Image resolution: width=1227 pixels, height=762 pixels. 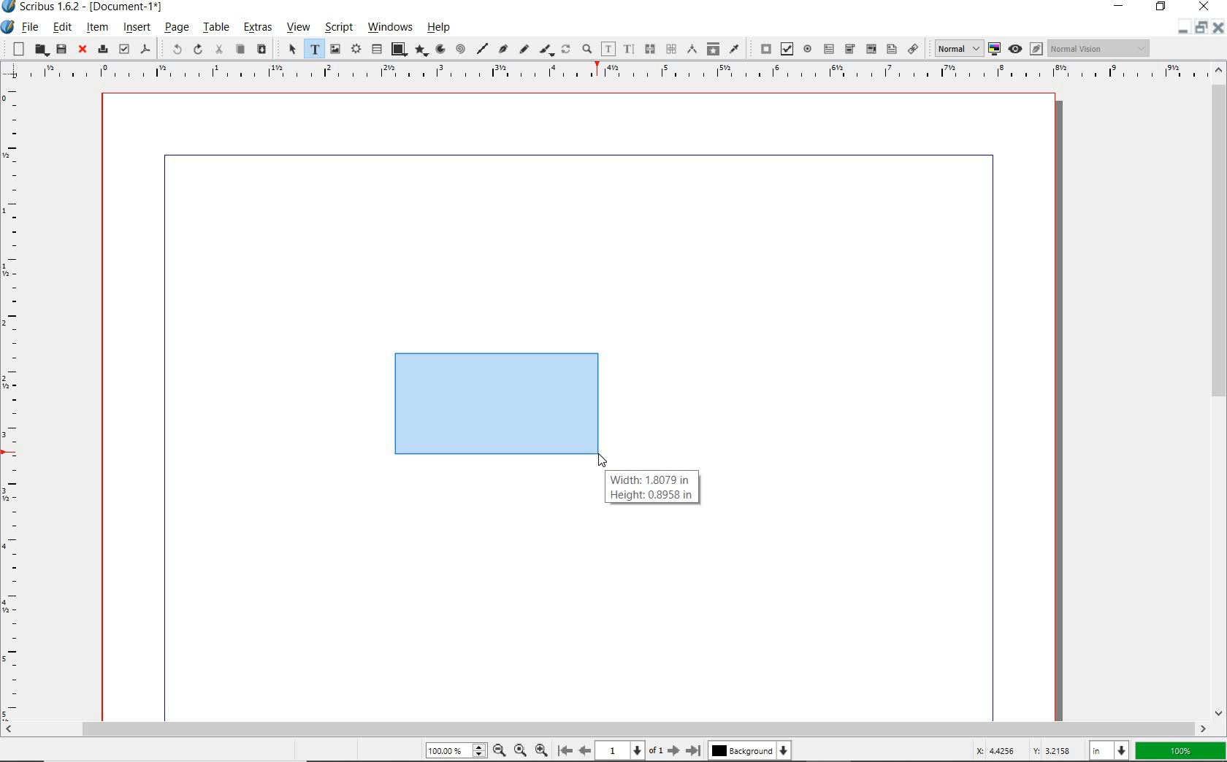 I want to click on script, so click(x=338, y=26).